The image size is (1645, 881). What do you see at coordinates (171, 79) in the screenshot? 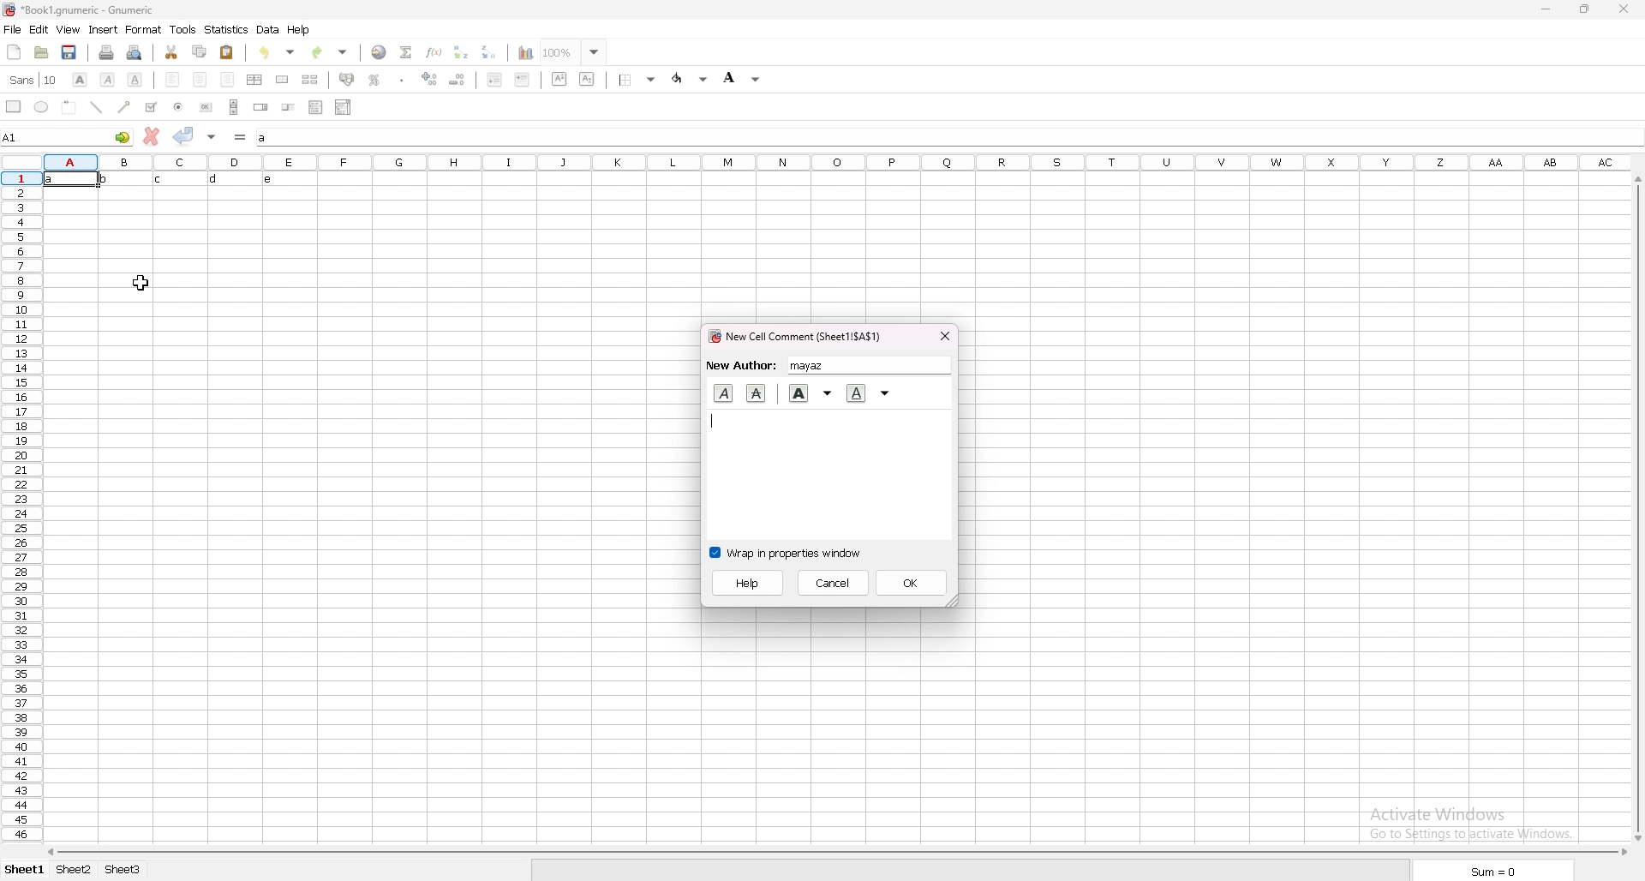
I see `left align` at bounding box center [171, 79].